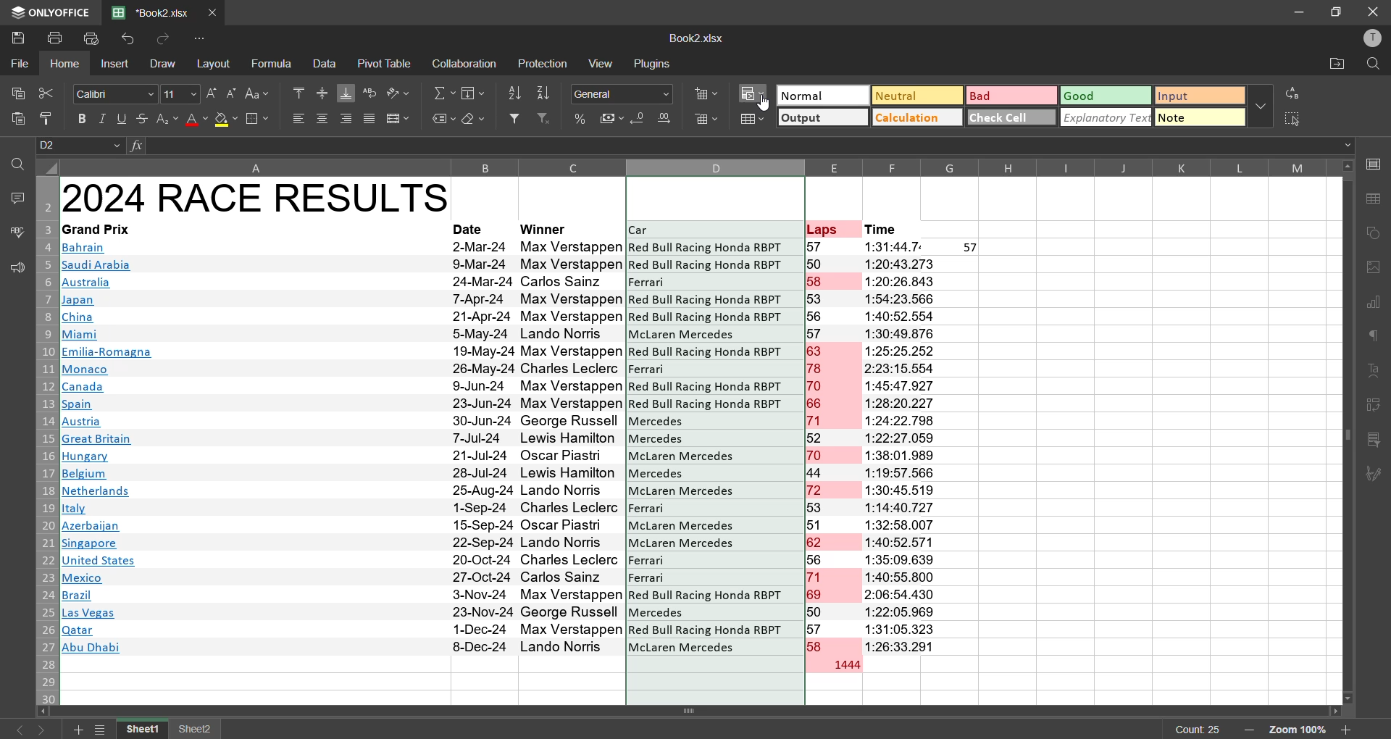  Describe the element at coordinates (707, 122) in the screenshot. I see `remove cells` at that location.